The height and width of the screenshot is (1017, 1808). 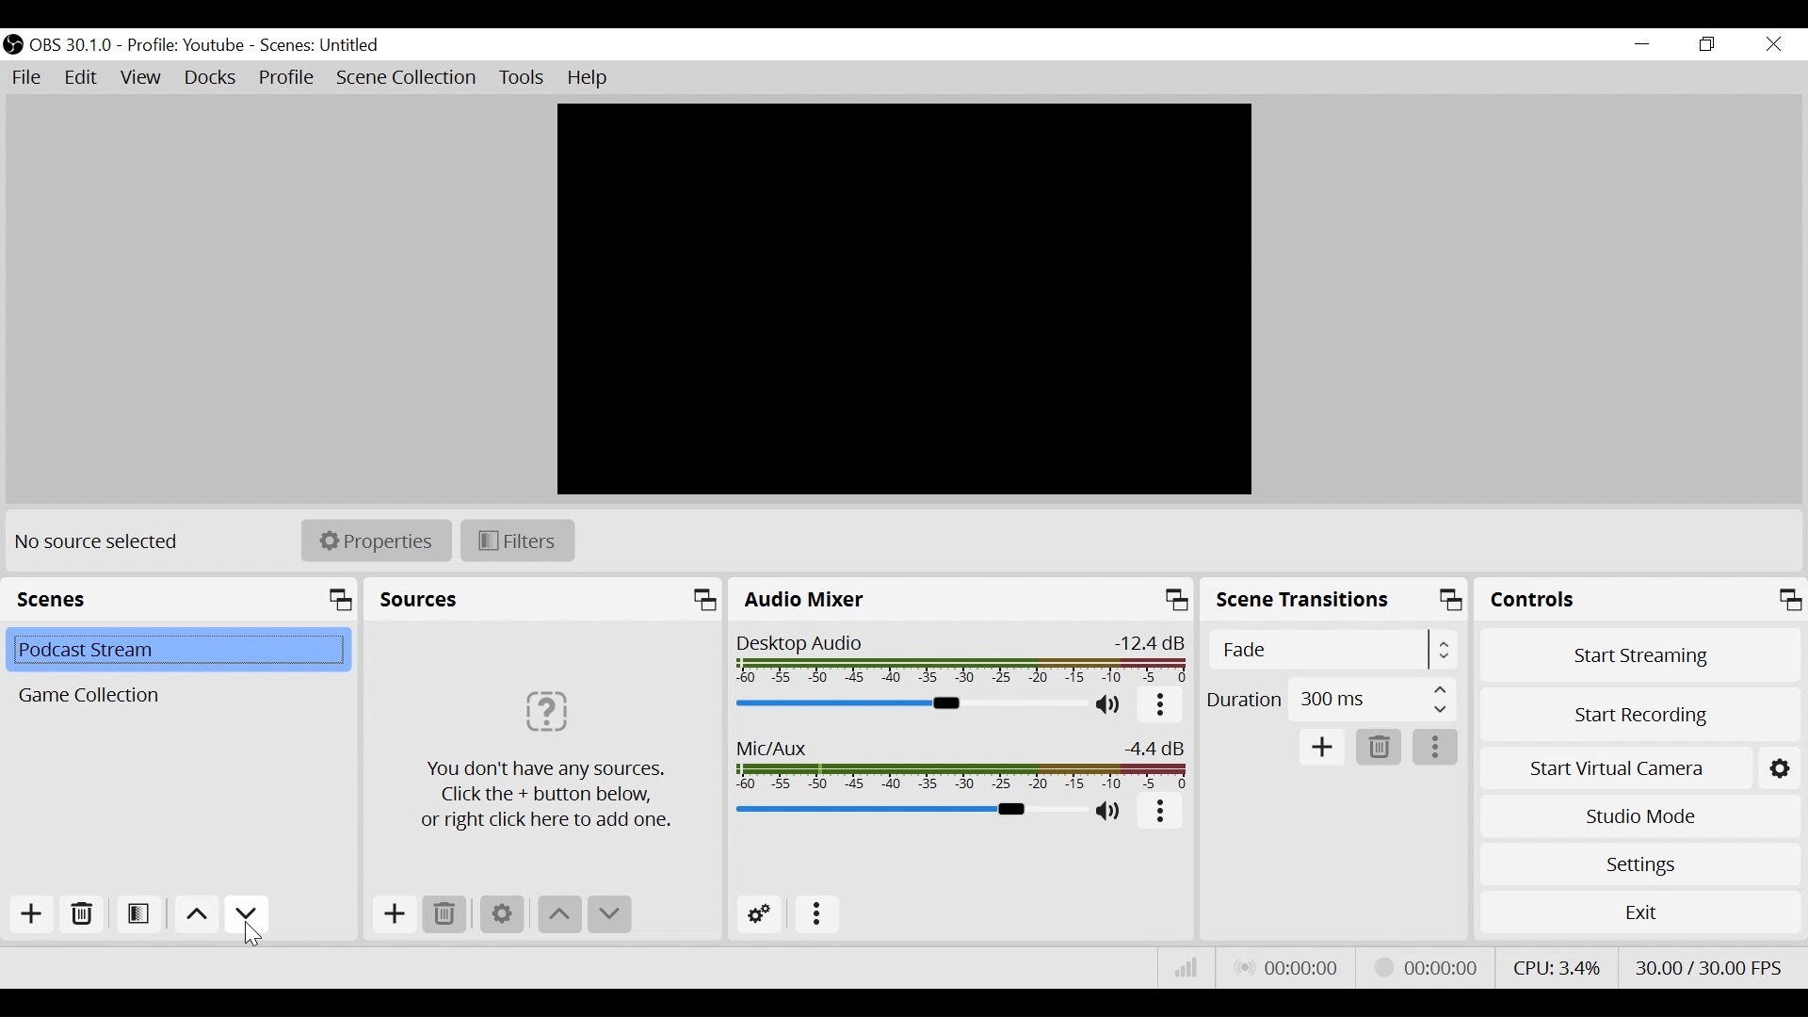 I want to click on Delete, so click(x=83, y=914).